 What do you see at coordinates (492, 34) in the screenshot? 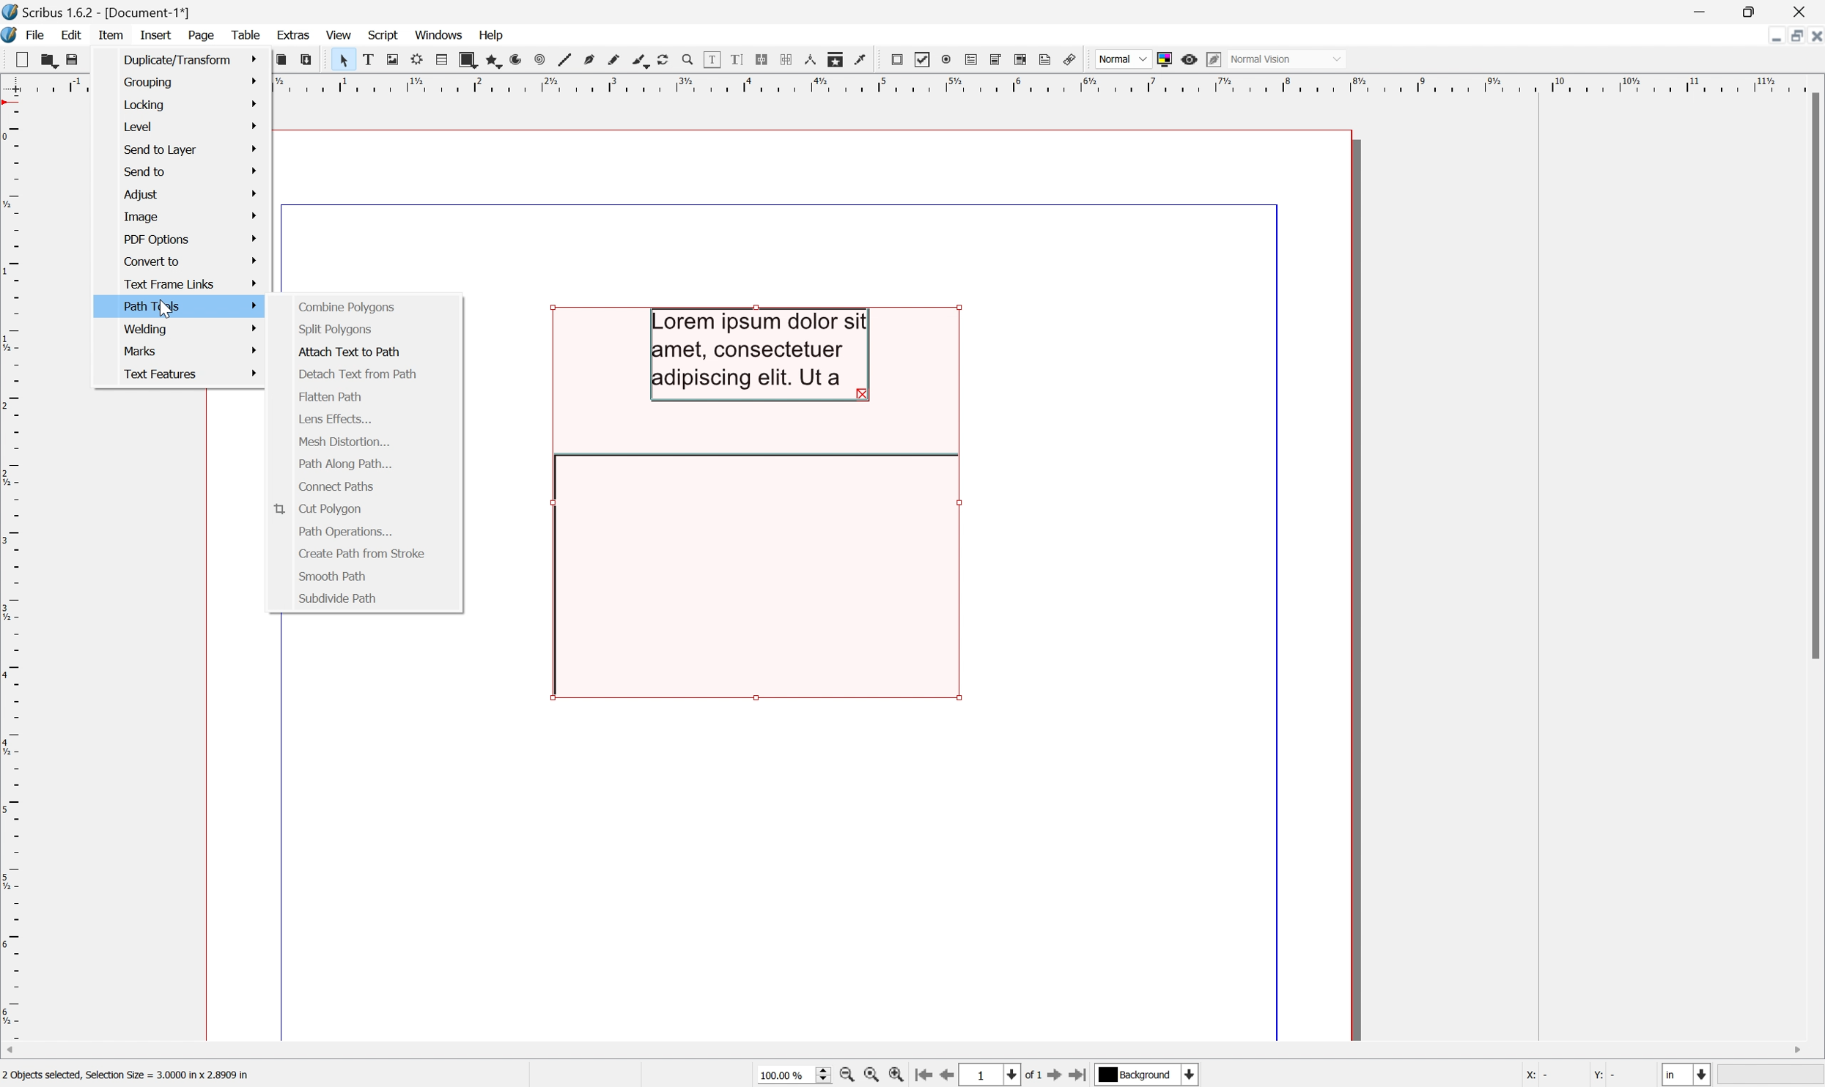
I see `Help` at bounding box center [492, 34].